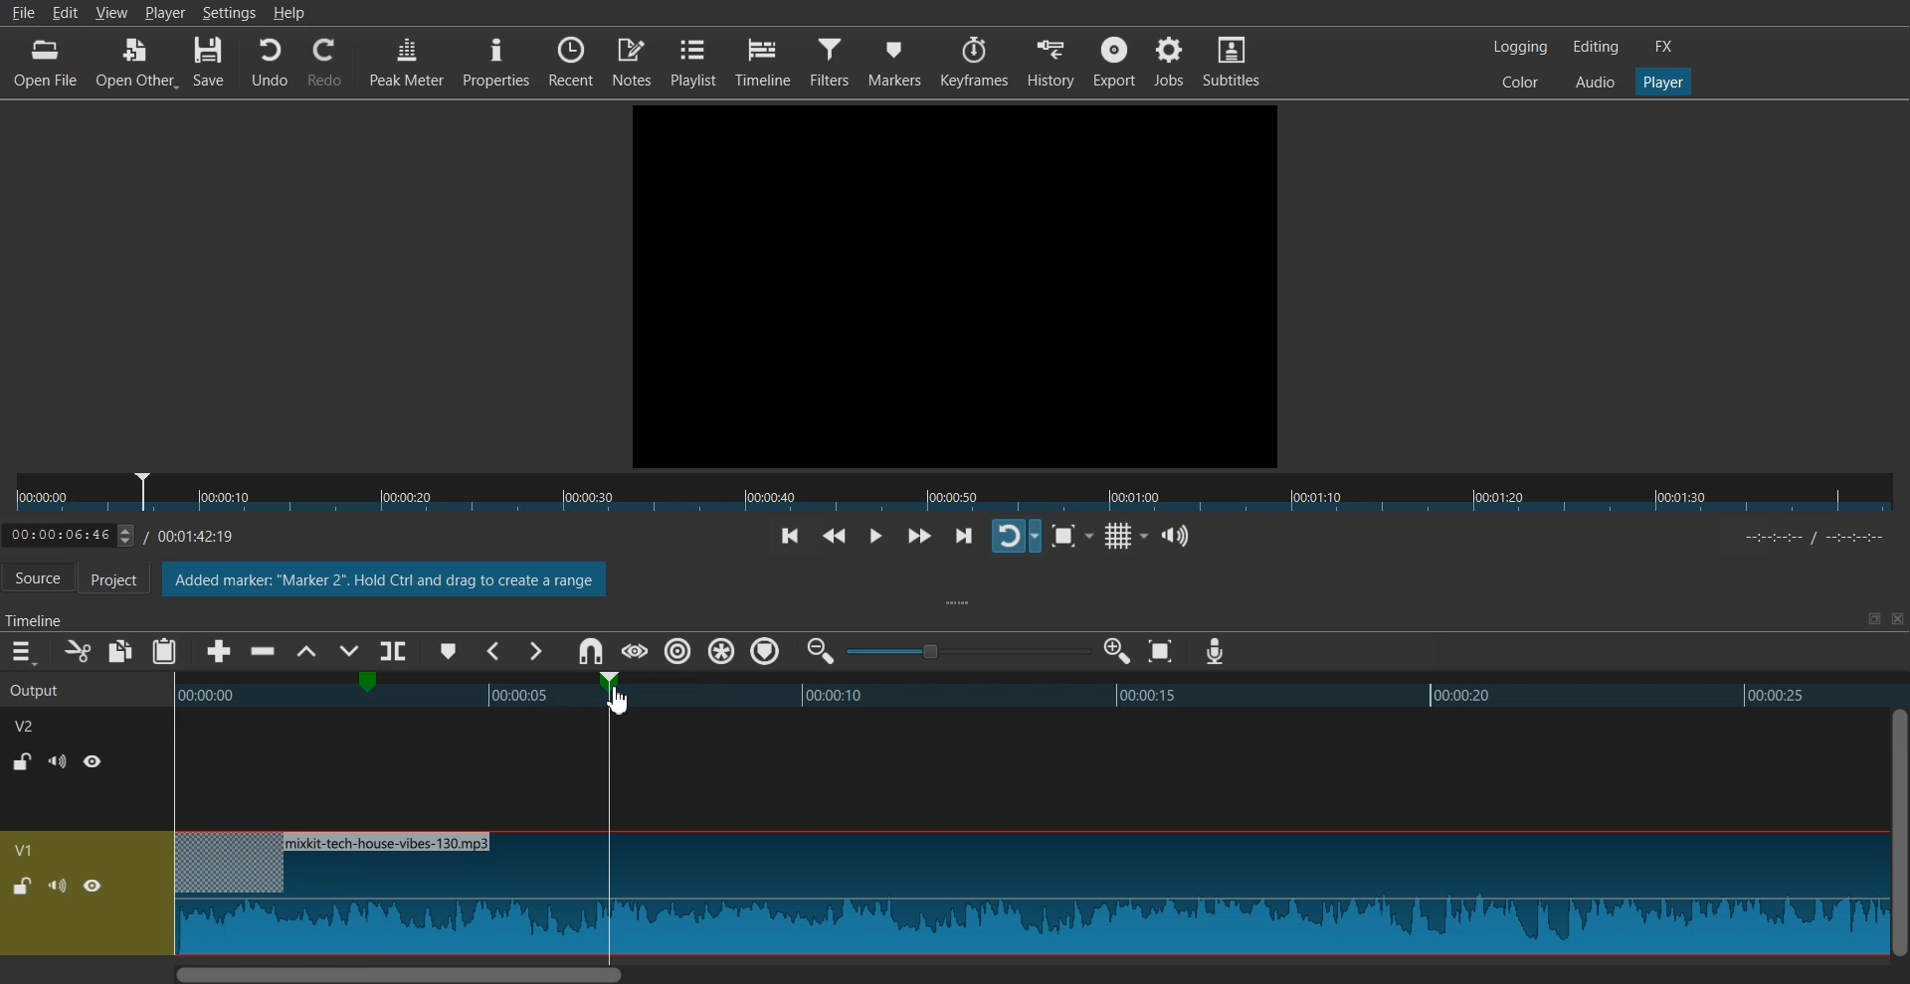 The height and width of the screenshot is (984, 1910). Describe the element at coordinates (24, 761) in the screenshot. I see `Lock / UnLock` at that location.